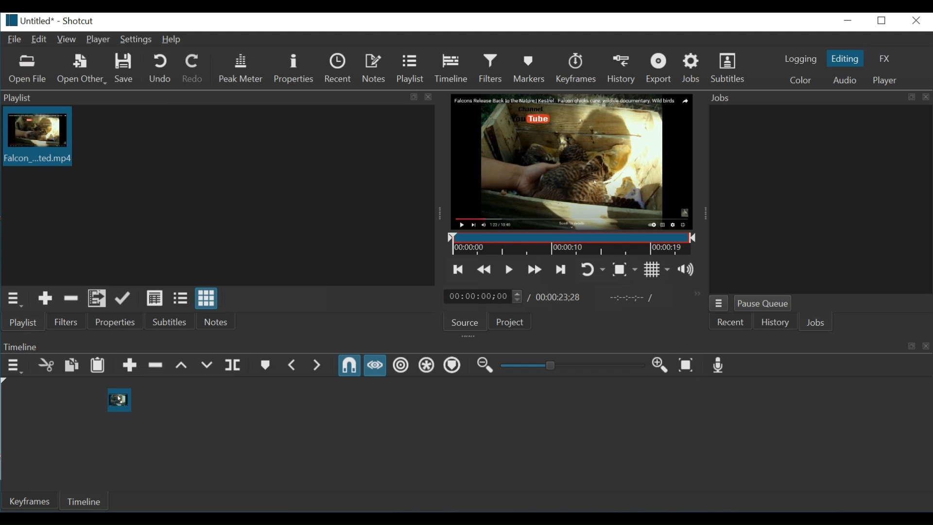 Image resolution: width=933 pixels, height=525 pixels. What do you see at coordinates (451, 365) in the screenshot?
I see `Ripple markers` at bounding box center [451, 365].